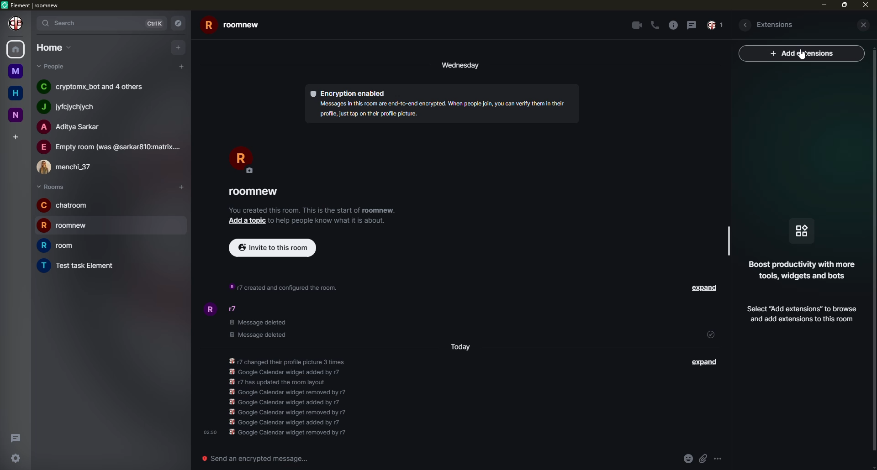 This screenshot has width=877, height=470. What do you see at coordinates (16, 93) in the screenshot?
I see `home` at bounding box center [16, 93].